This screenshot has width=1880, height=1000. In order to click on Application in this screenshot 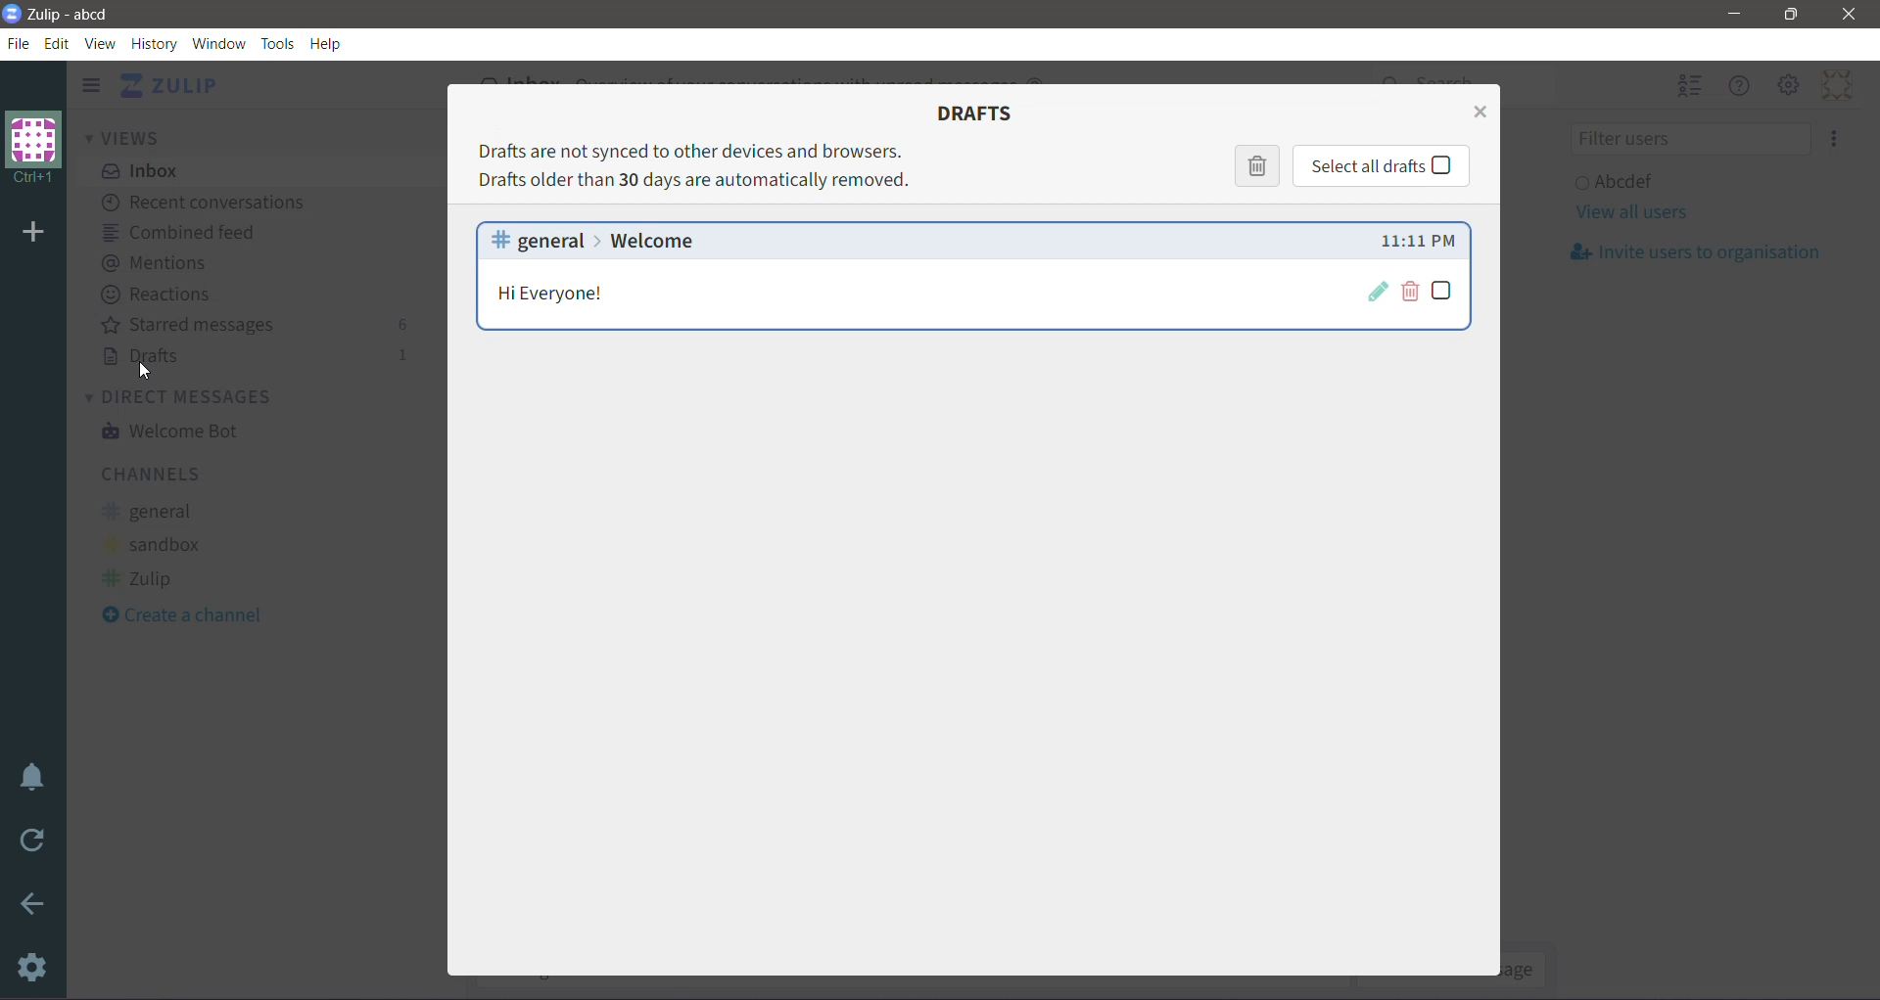, I will do `click(175, 85)`.